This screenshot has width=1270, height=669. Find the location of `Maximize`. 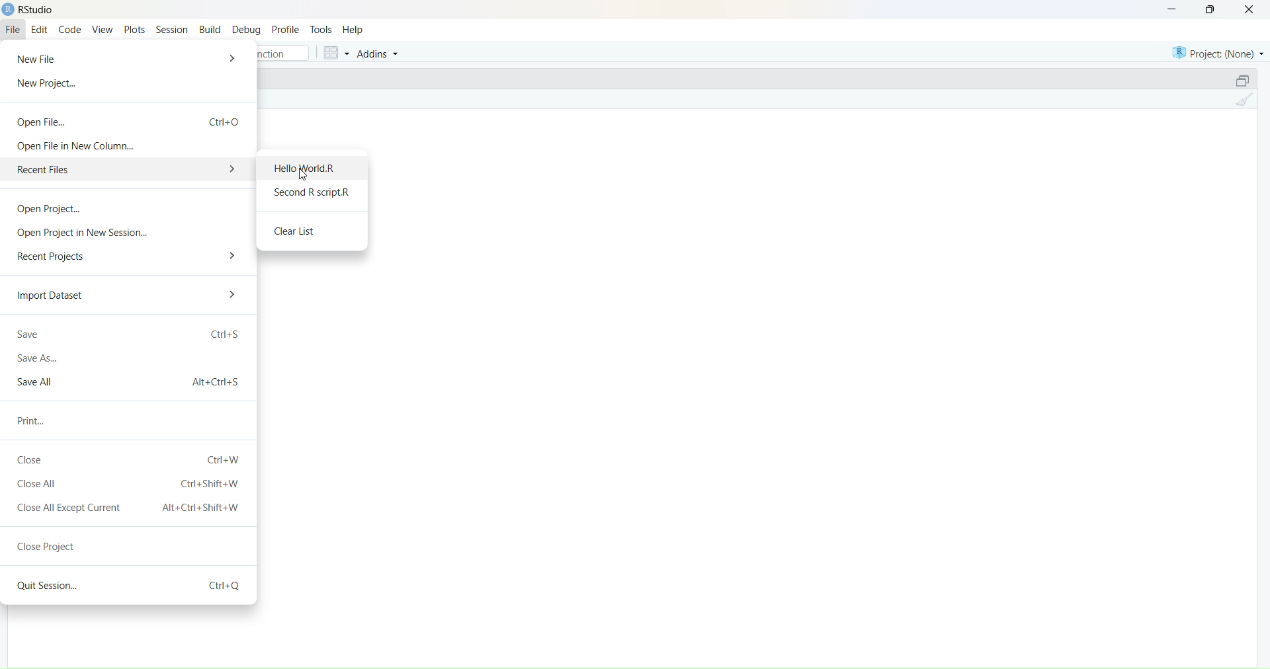

Maximize is located at coordinates (1213, 9).